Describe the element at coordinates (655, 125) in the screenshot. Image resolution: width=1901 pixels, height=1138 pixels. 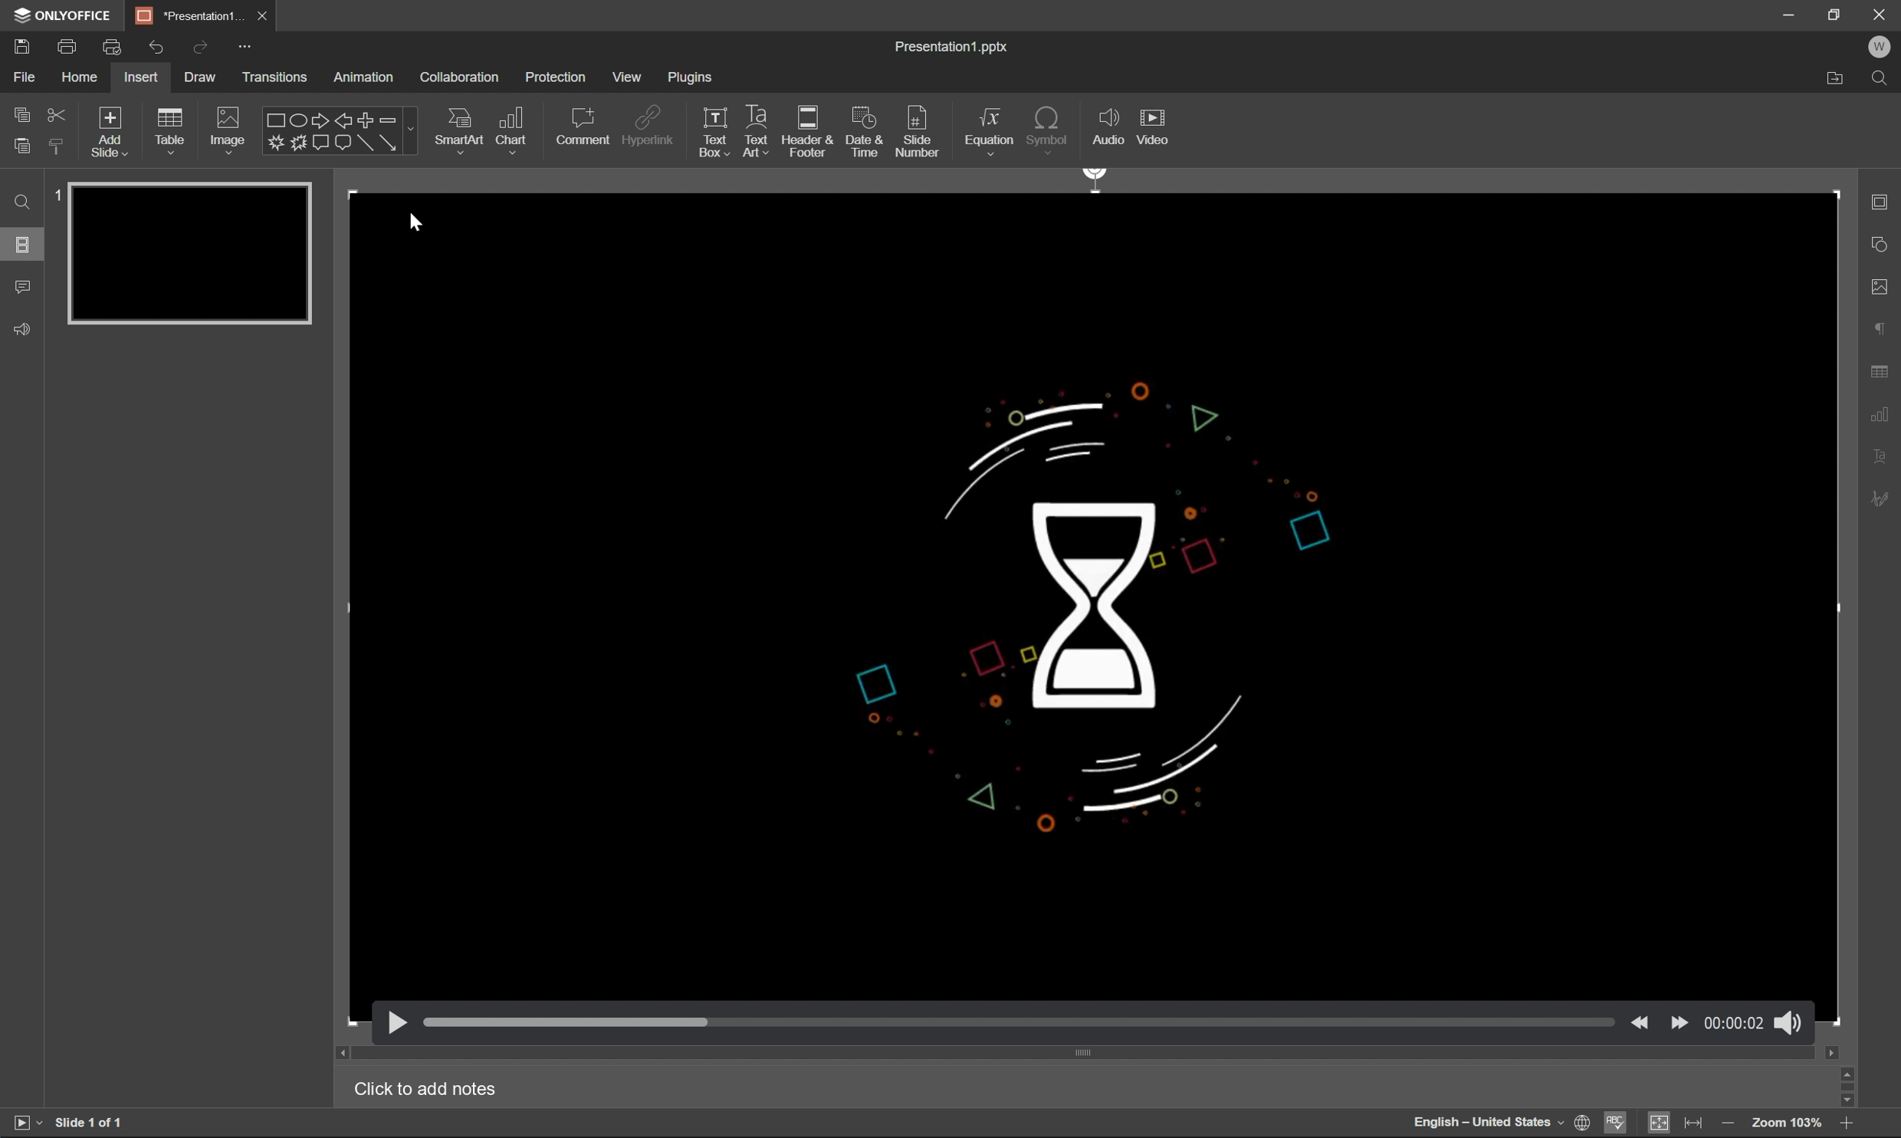
I see `hyperlink` at that location.